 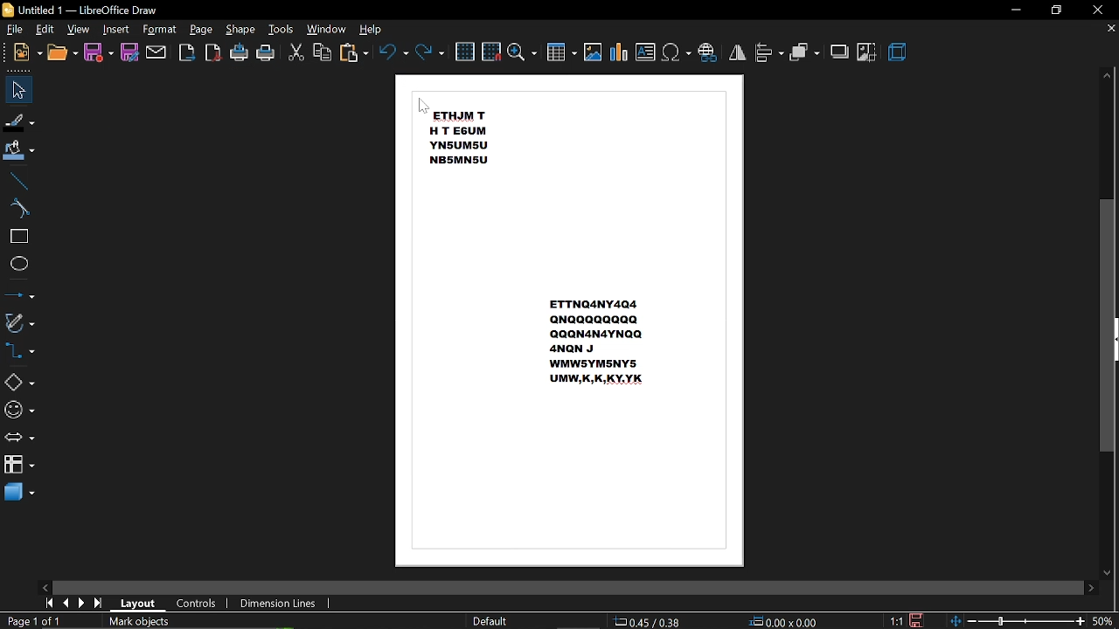 I want to click on close, so click(x=1100, y=10).